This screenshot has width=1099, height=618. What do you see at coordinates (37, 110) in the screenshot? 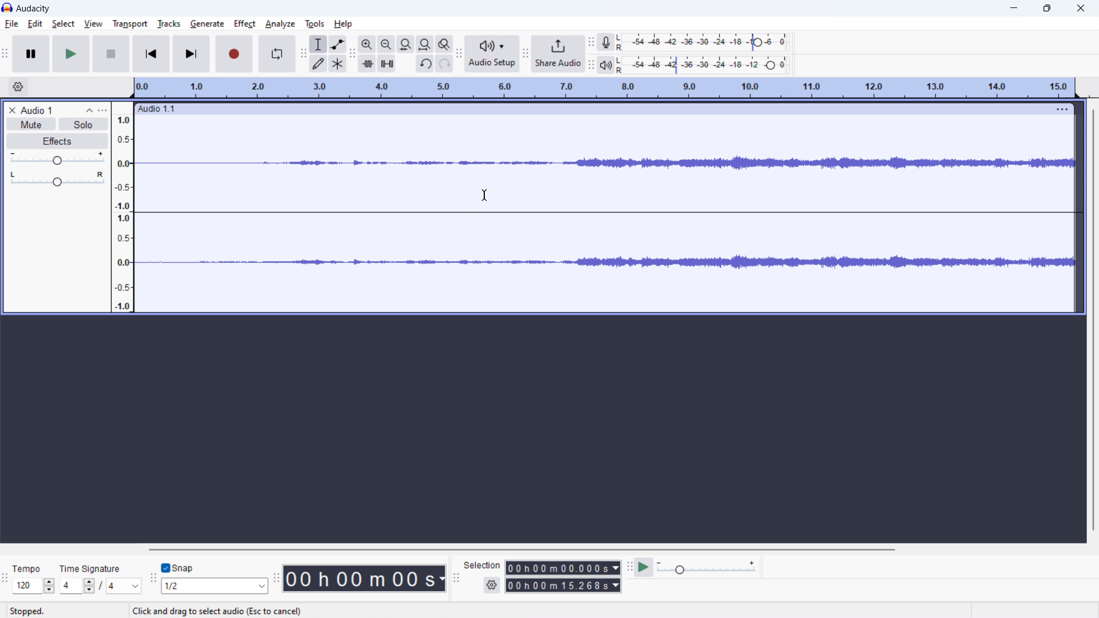
I see `project title` at bounding box center [37, 110].